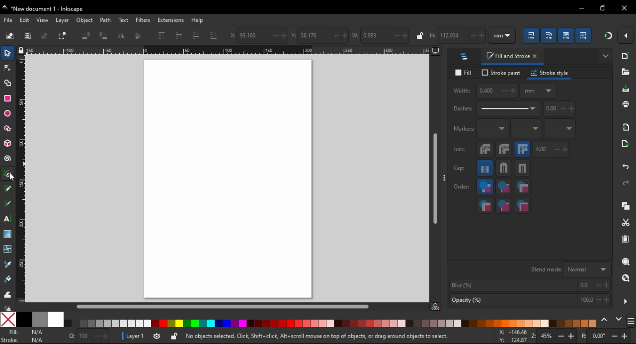 The height and width of the screenshot is (344, 636). What do you see at coordinates (8, 188) in the screenshot?
I see `pencil` at bounding box center [8, 188].